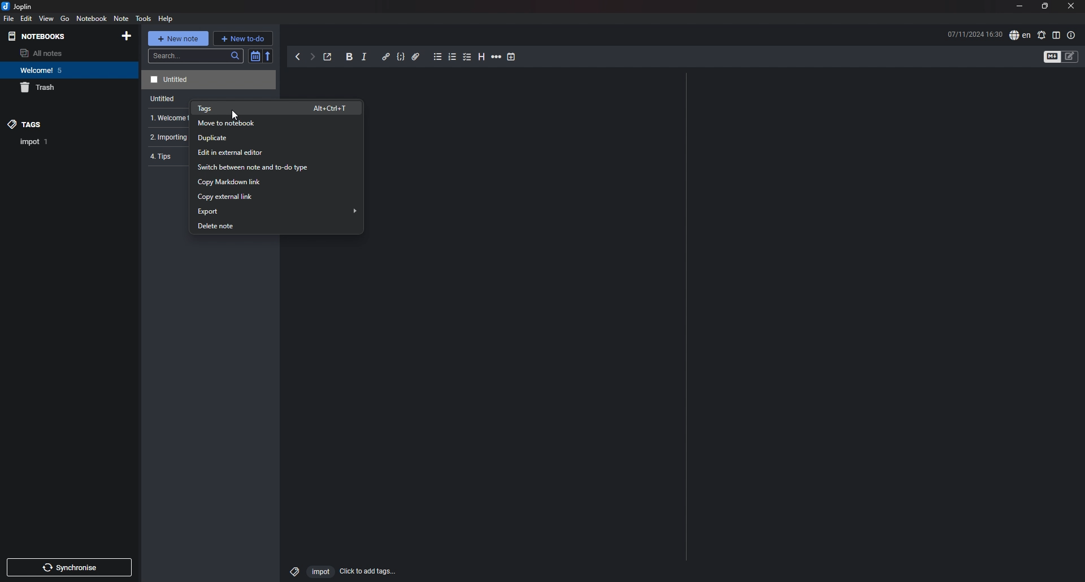 The height and width of the screenshot is (582, 1085). What do you see at coordinates (1044, 7) in the screenshot?
I see `resize` at bounding box center [1044, 7].